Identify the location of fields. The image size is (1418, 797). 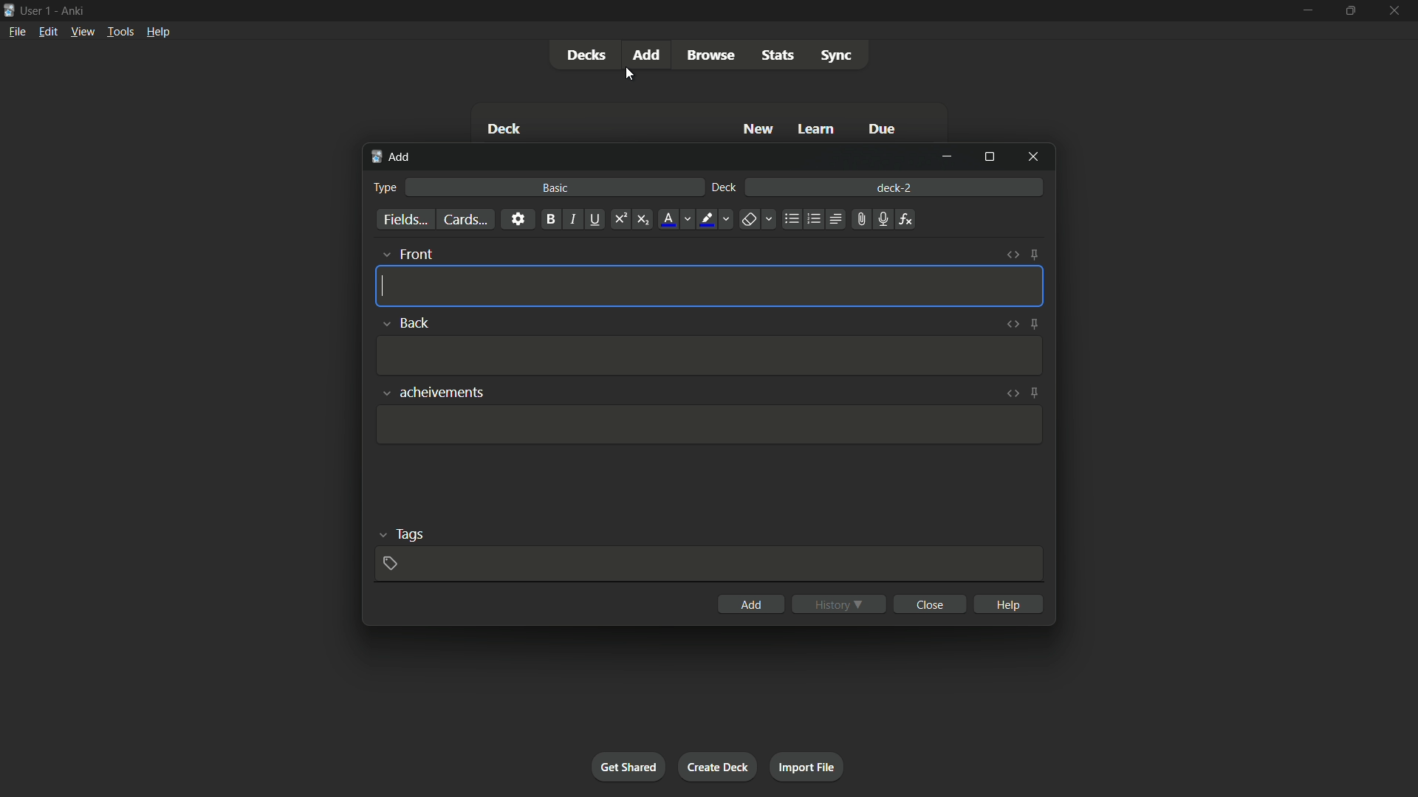
(404, 220).